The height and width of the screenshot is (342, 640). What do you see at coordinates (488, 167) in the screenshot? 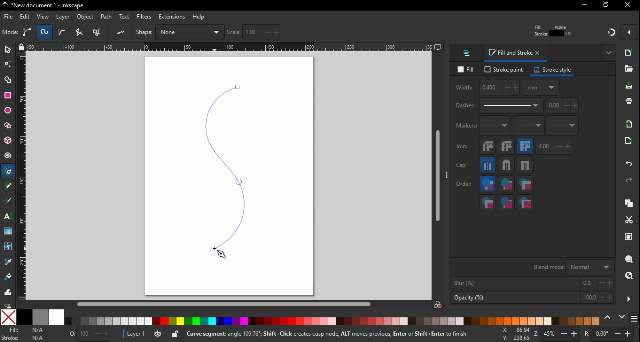
I see `butt` at bounding box center [488, 167].